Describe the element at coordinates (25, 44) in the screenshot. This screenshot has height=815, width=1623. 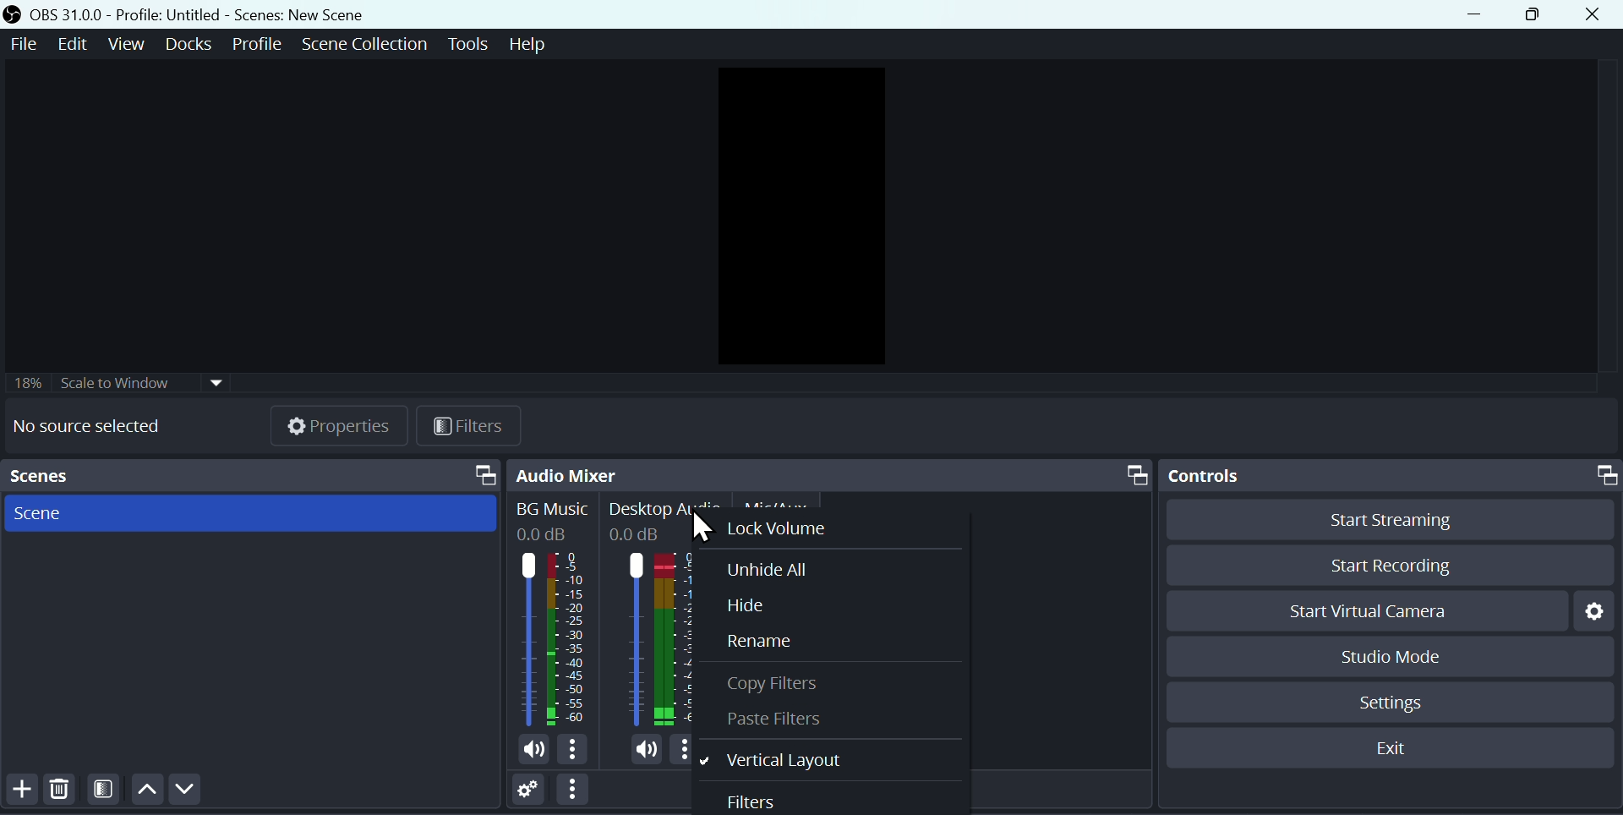
I see `File` at that location.